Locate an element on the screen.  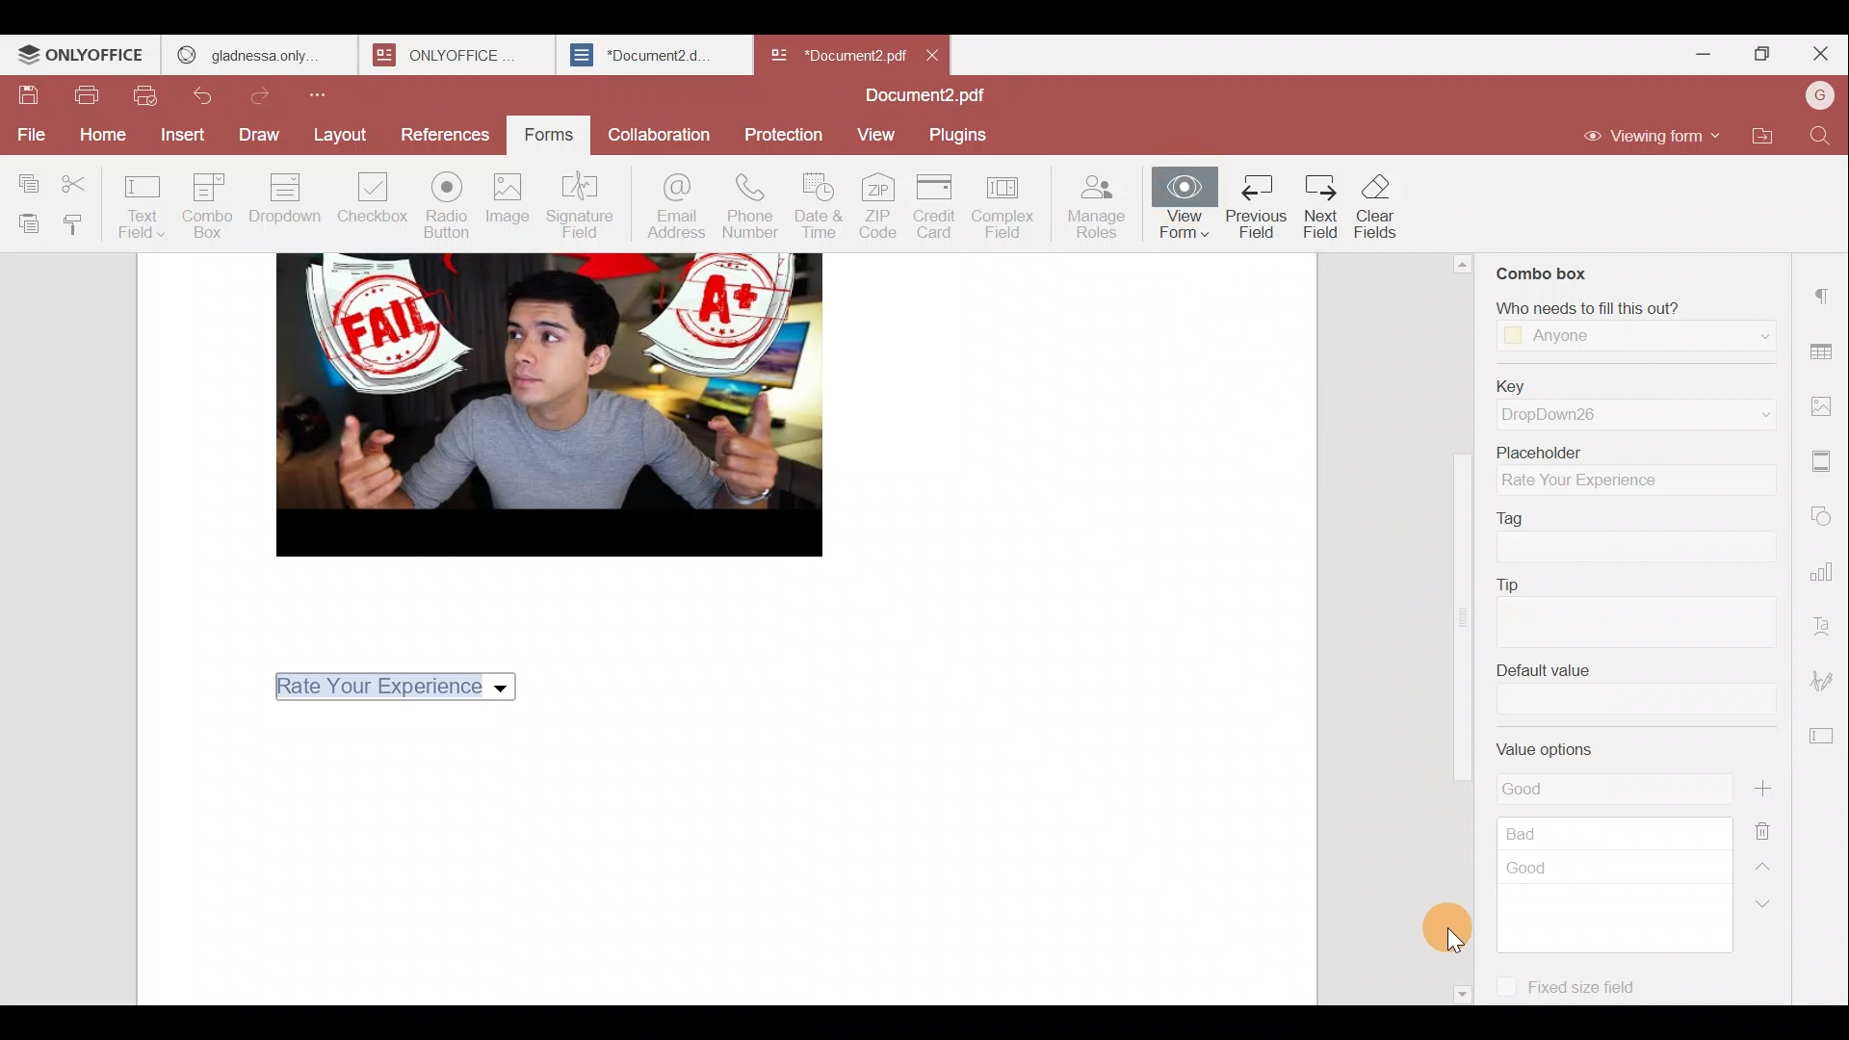
File is located at coordinates (27, 134).